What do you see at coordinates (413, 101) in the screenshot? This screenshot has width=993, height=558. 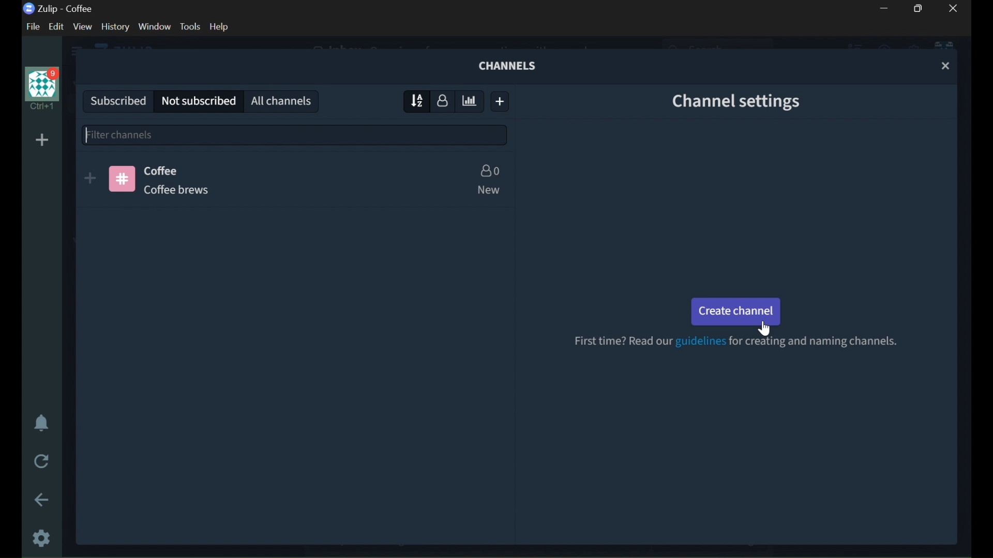 I see `SORT BY NAME` at bounding box center [413, 101].